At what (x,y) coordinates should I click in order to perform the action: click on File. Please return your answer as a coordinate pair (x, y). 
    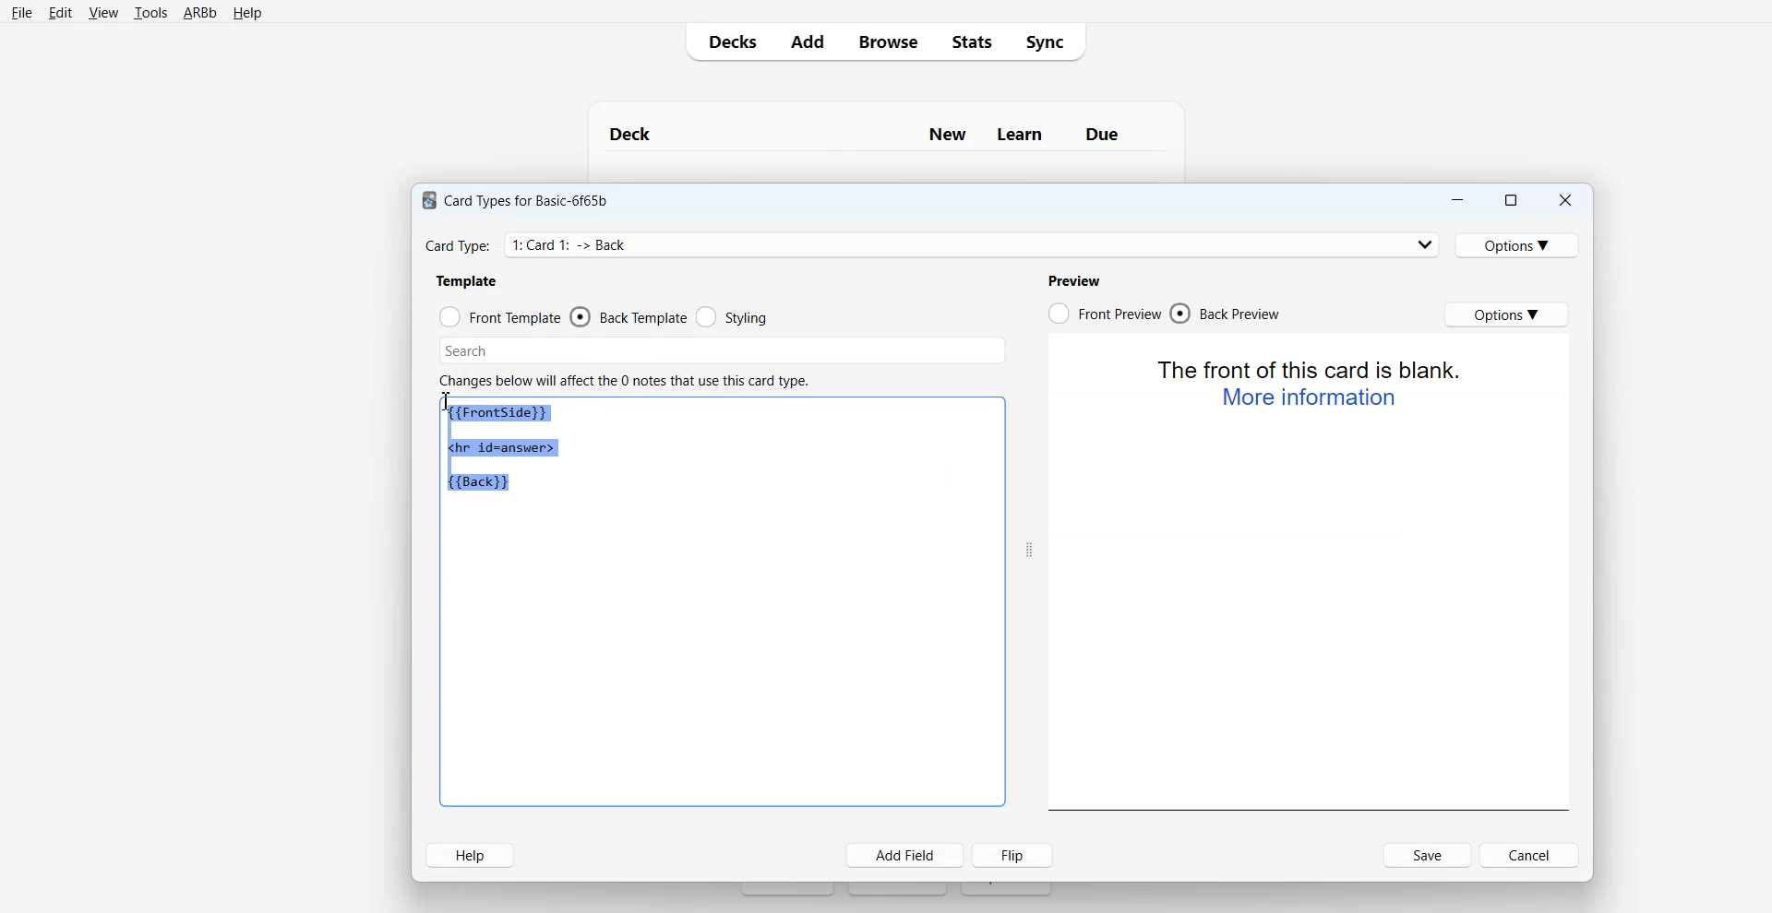
    Looking at the image, I should click on (22, 13).